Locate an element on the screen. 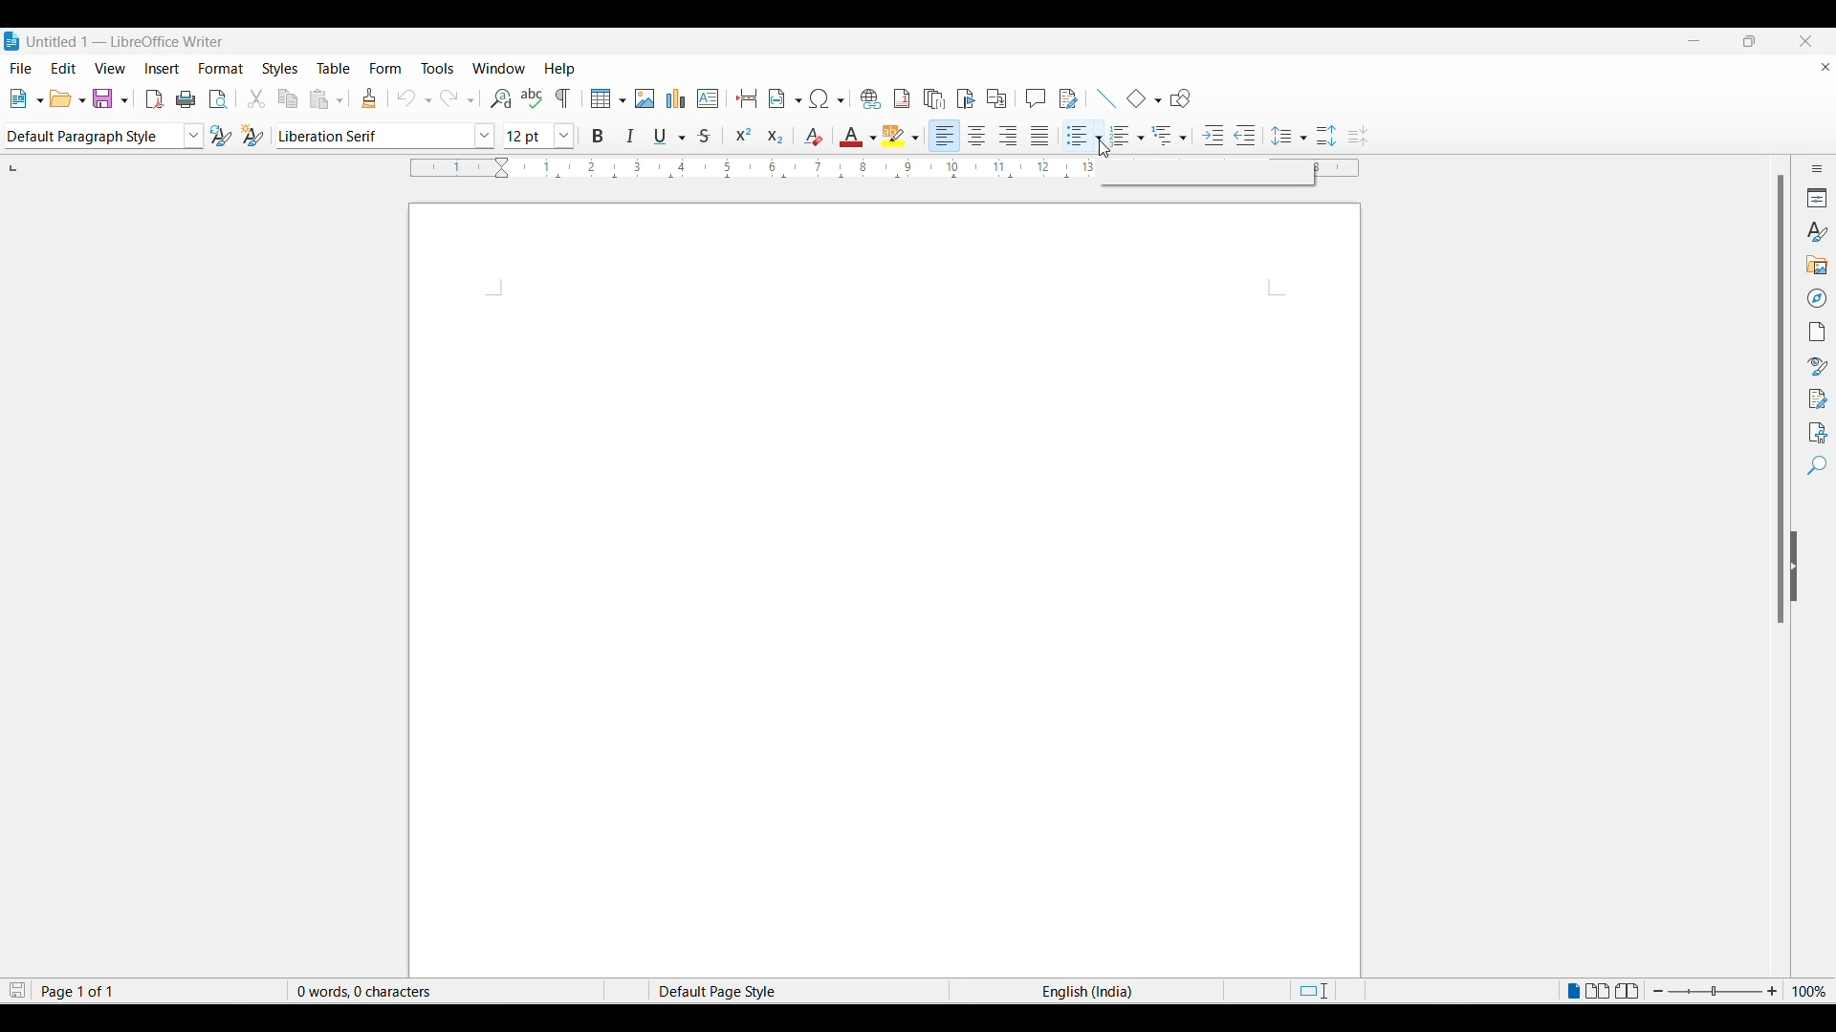  insert table is located at coordinates (606, 100).